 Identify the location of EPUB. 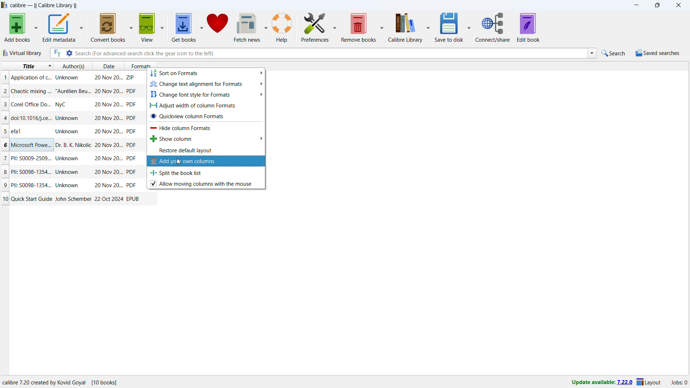
(133, 199).